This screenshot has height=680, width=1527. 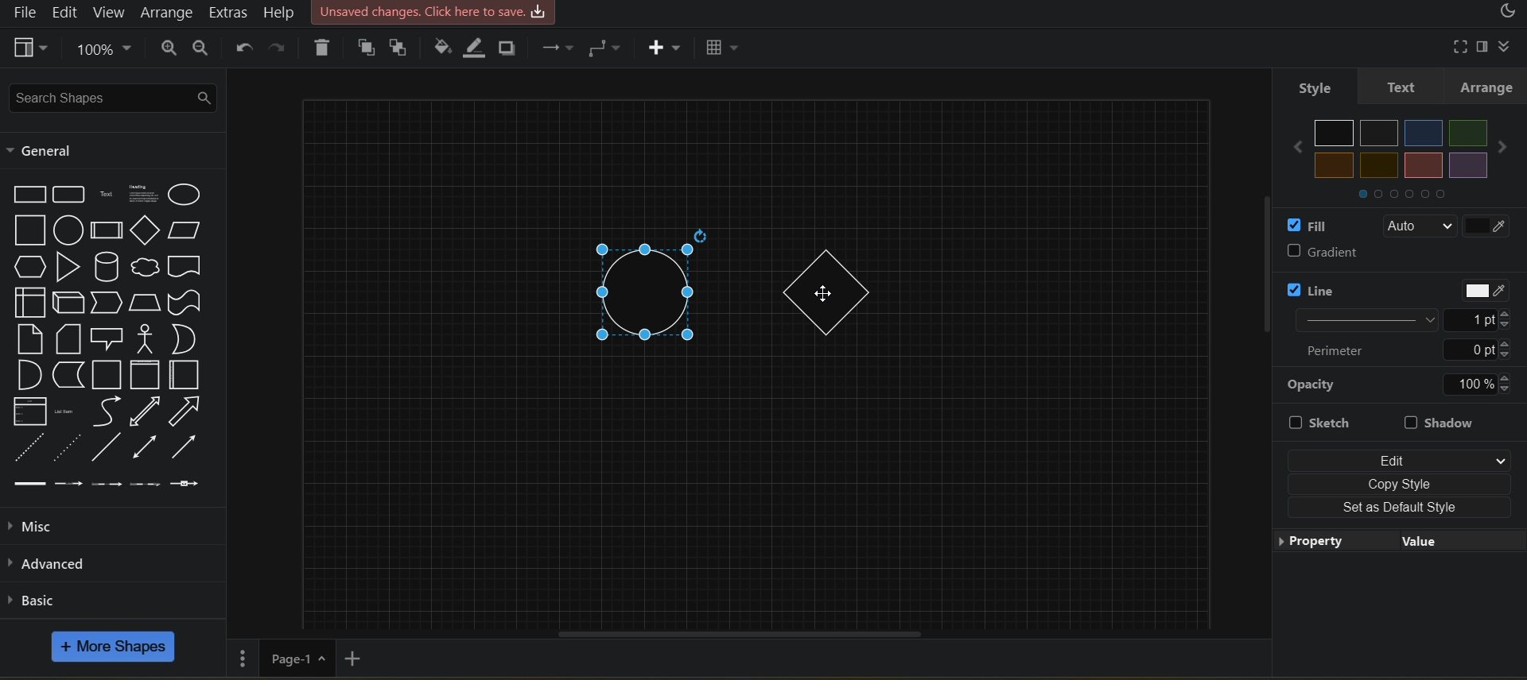 I want to click on Connector with label, so click(x=67, y=485).